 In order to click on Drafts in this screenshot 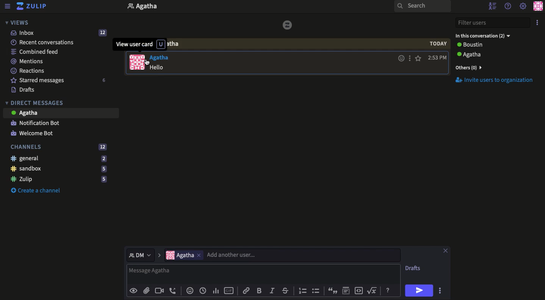, I will do `click(413, 268)`.